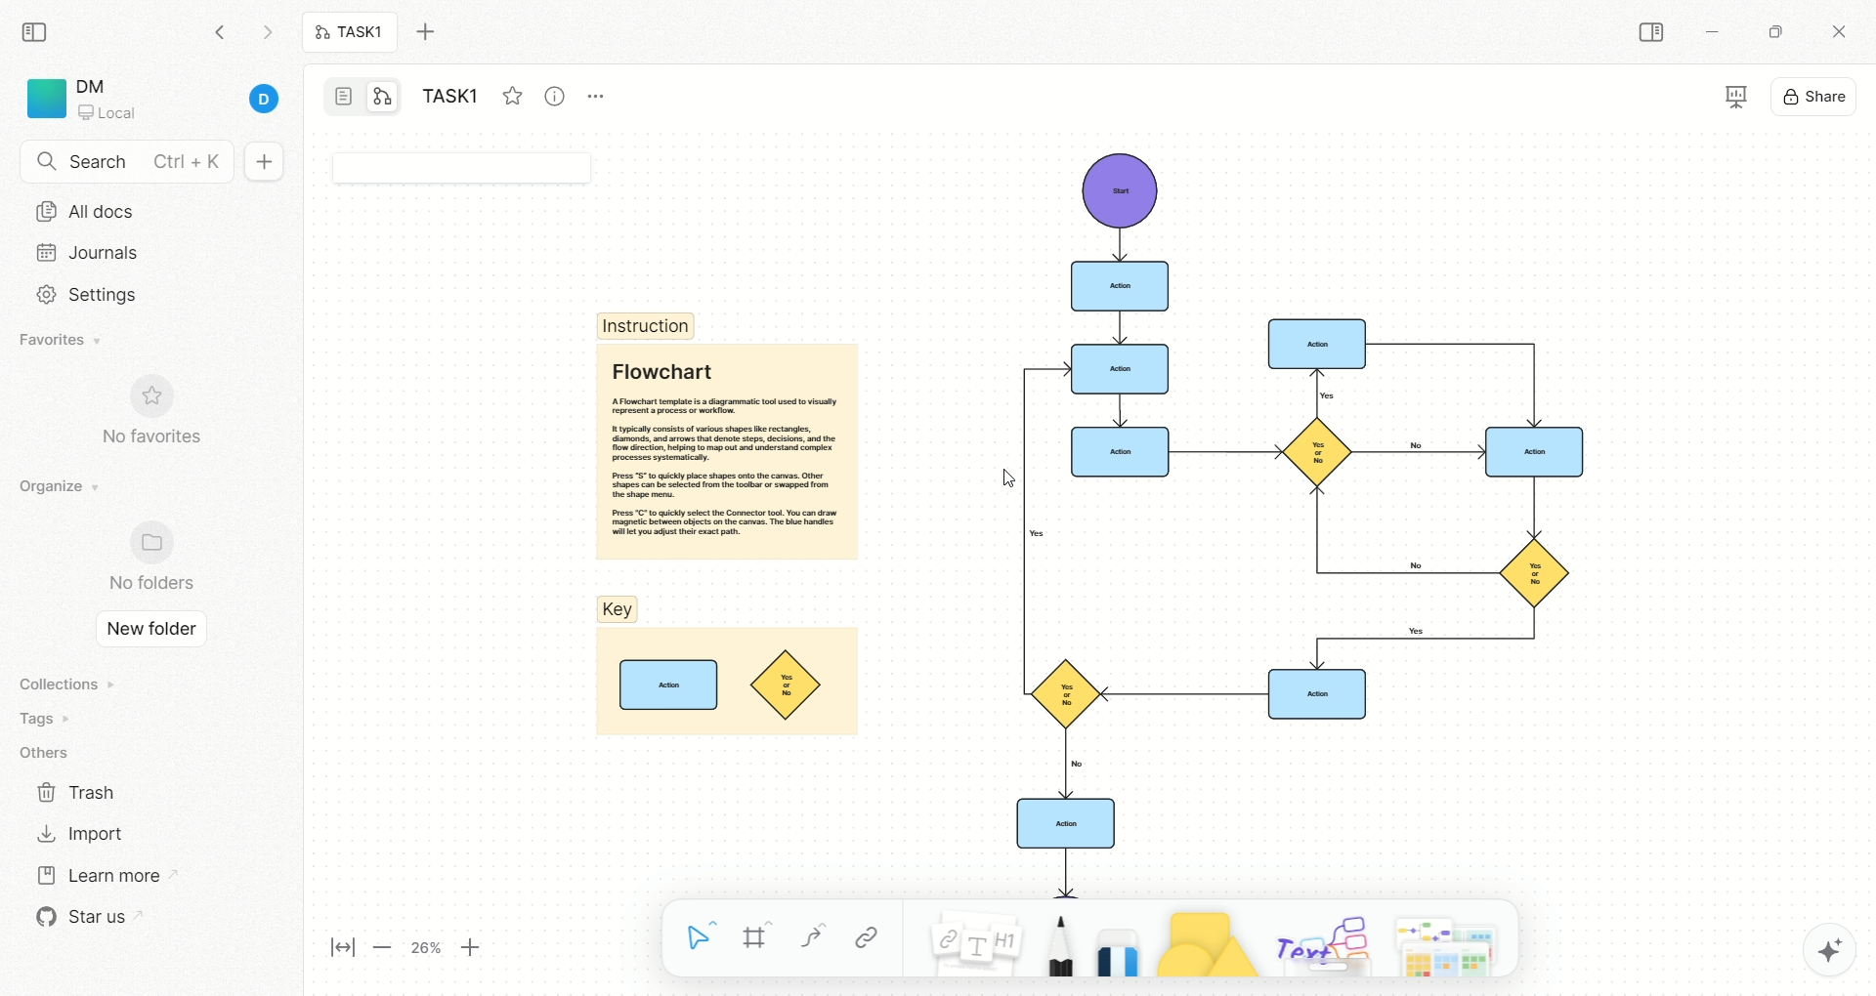 This screenshot has width=1876, height=996. Describe the element at coordinates (267, 37) in the screenshot. I see `go forward` at that location.